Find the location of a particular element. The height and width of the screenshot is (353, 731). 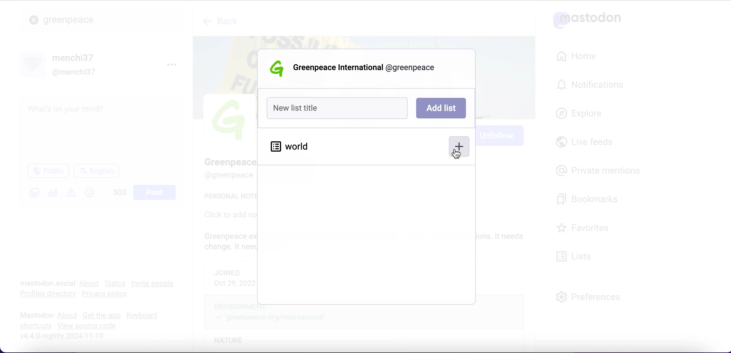

privacy policy is located at coordinates (110, 295).